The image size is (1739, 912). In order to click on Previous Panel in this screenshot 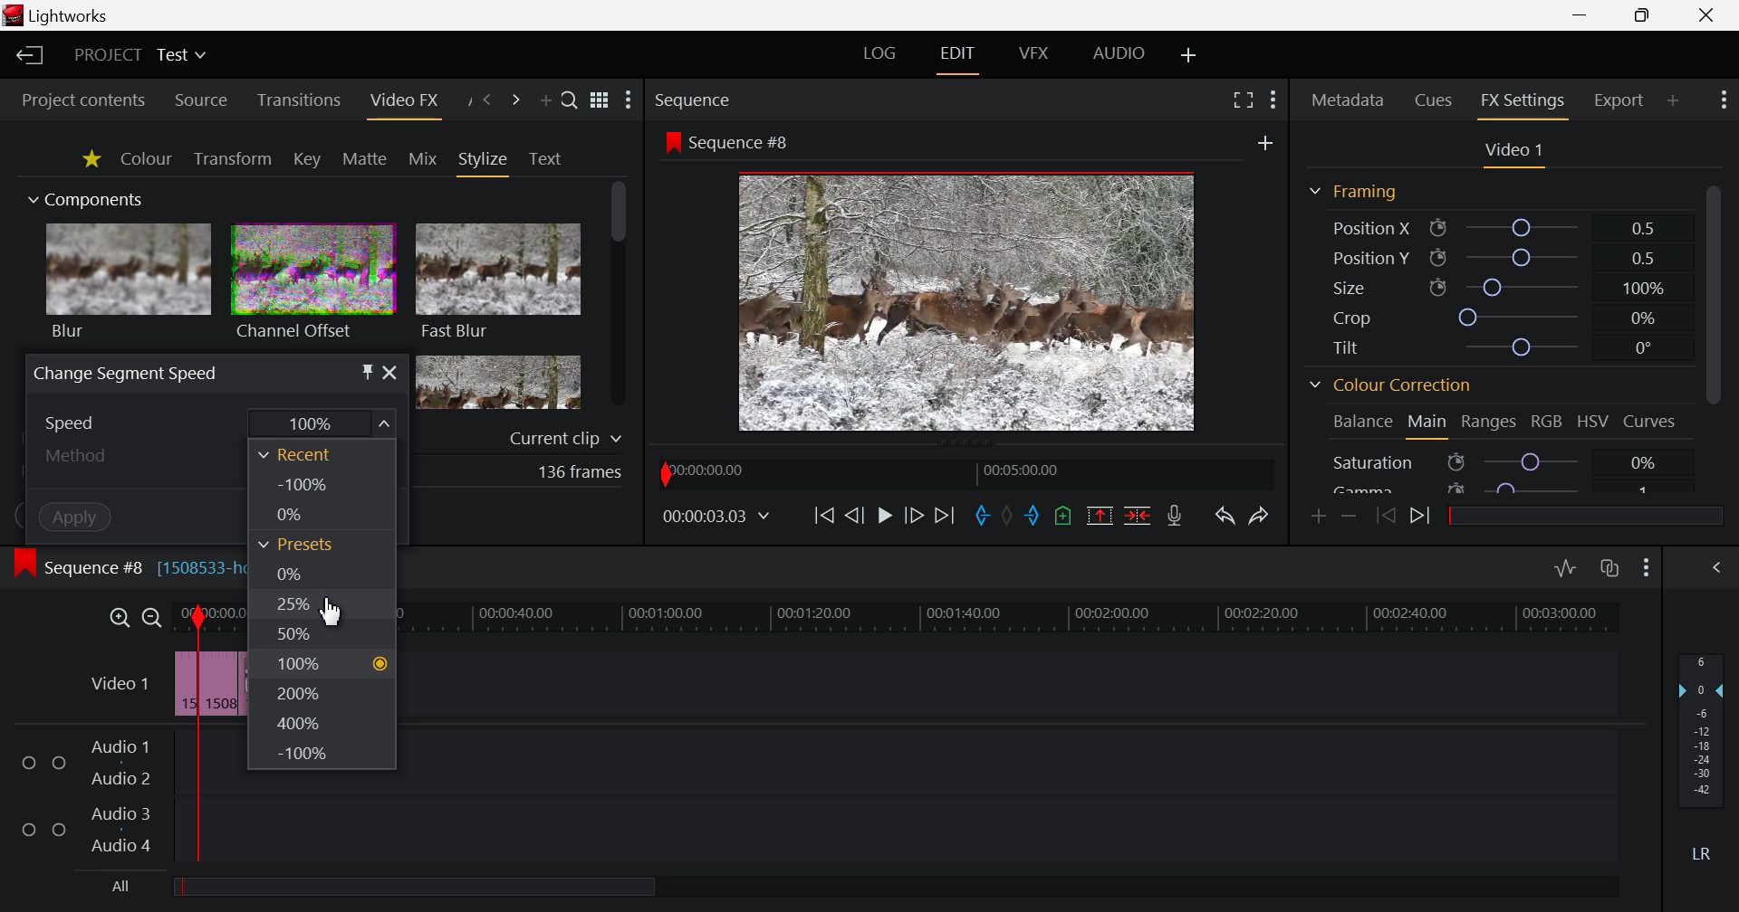, I will do `click(487, 100)`.